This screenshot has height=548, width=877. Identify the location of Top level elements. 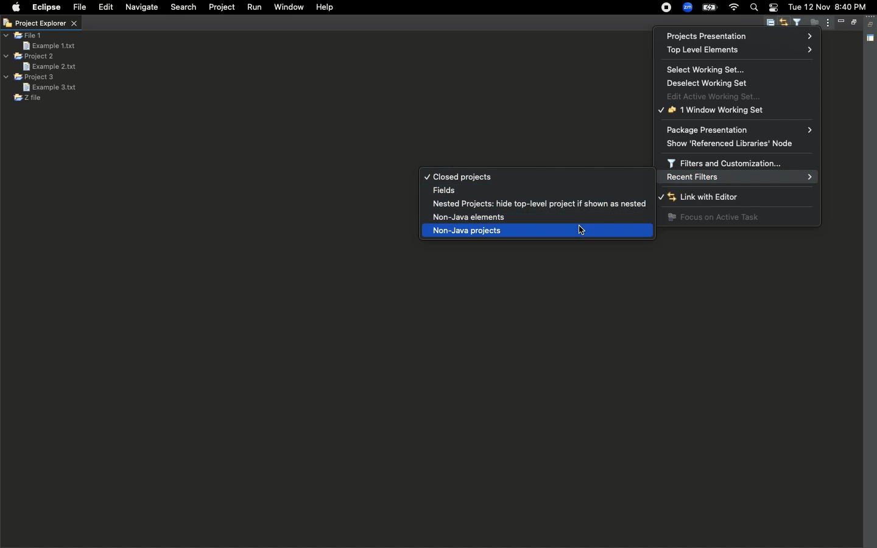
(739, 51).